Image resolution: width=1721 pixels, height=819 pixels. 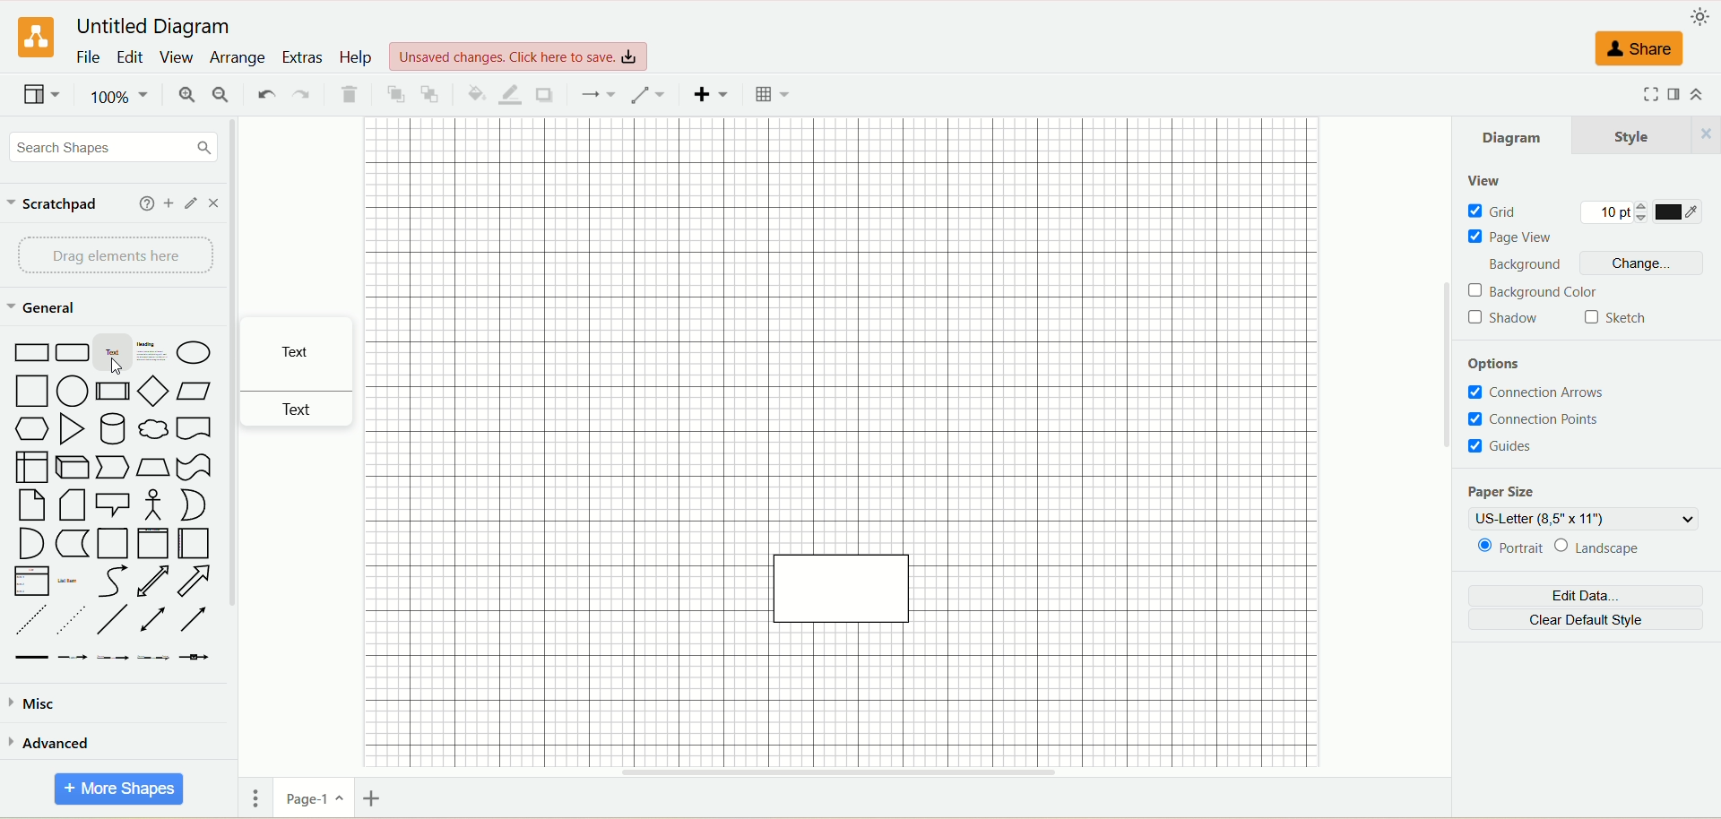 I want to click on zoom, so click(x=119, y=93).